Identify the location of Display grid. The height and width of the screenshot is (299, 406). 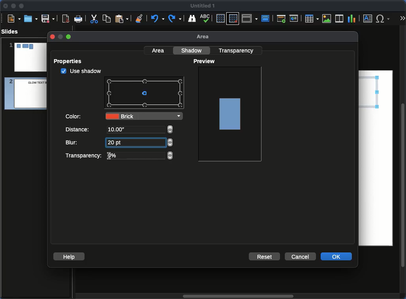
(220, 19).